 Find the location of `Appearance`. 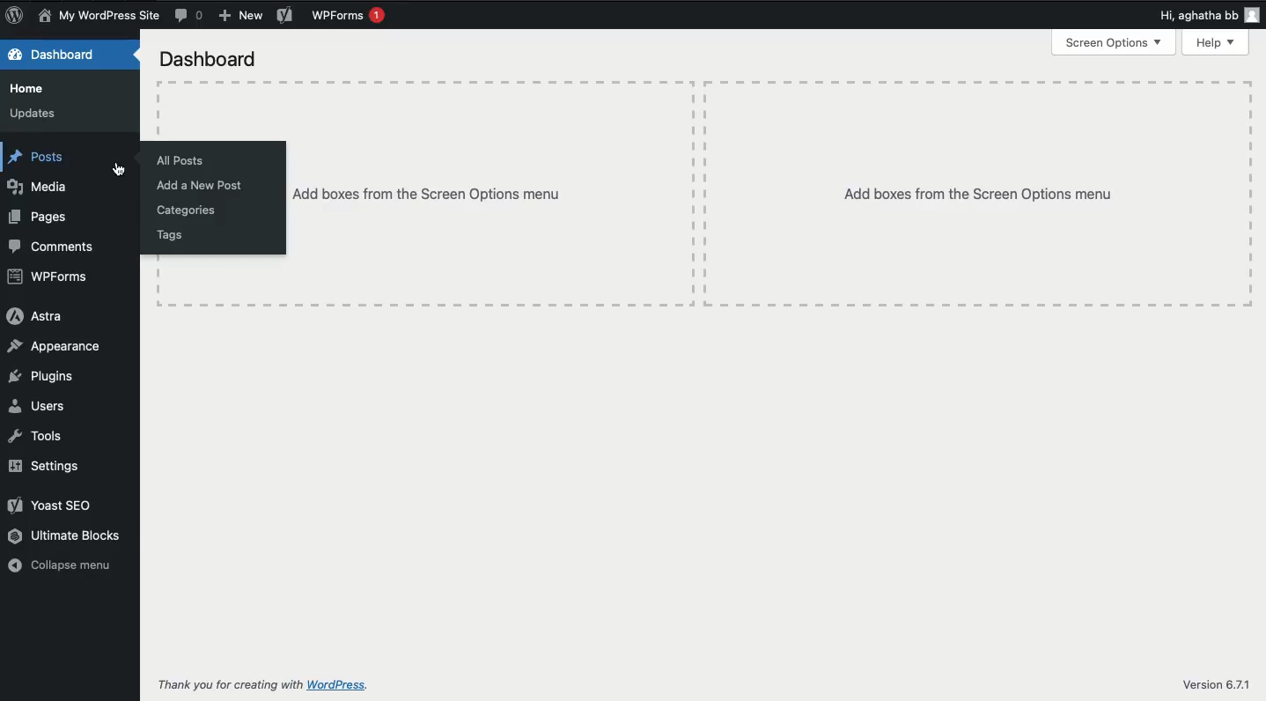

Appearance is located at coordinates (58, 349).